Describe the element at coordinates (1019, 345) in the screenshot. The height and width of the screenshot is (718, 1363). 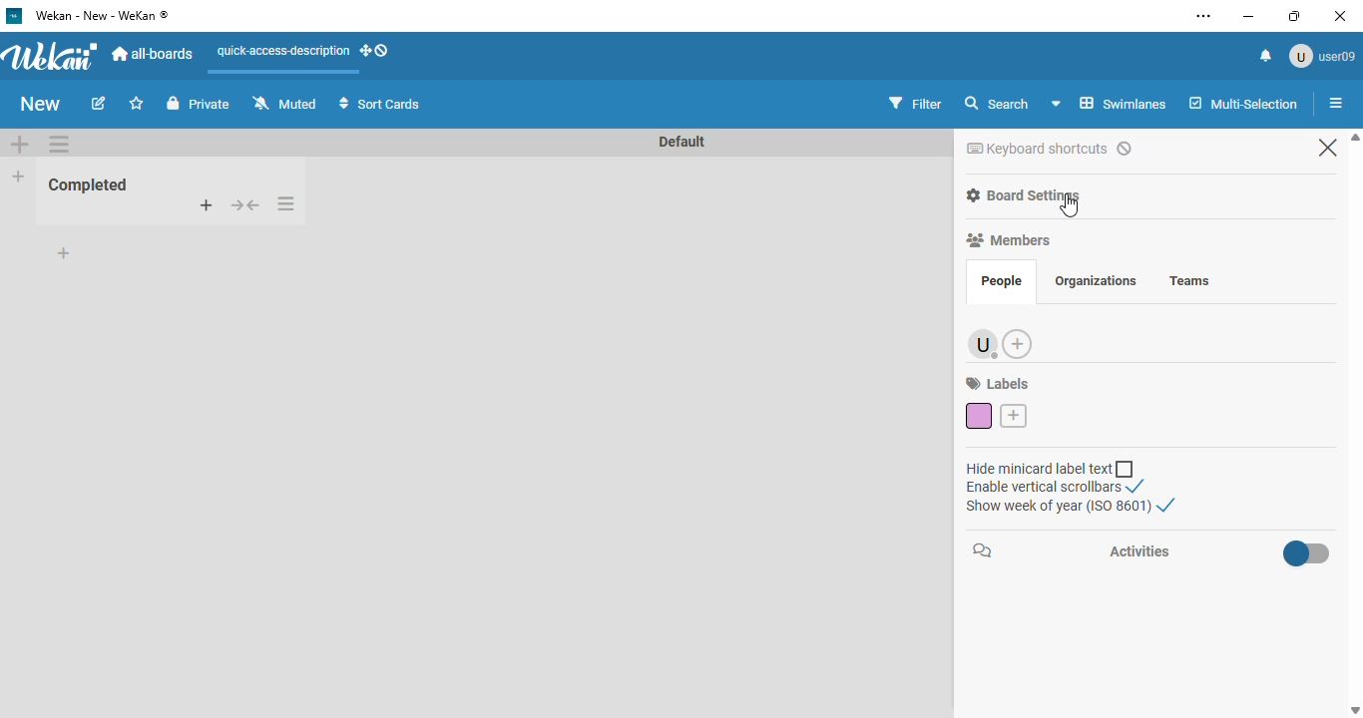
I see `add member` at that location.